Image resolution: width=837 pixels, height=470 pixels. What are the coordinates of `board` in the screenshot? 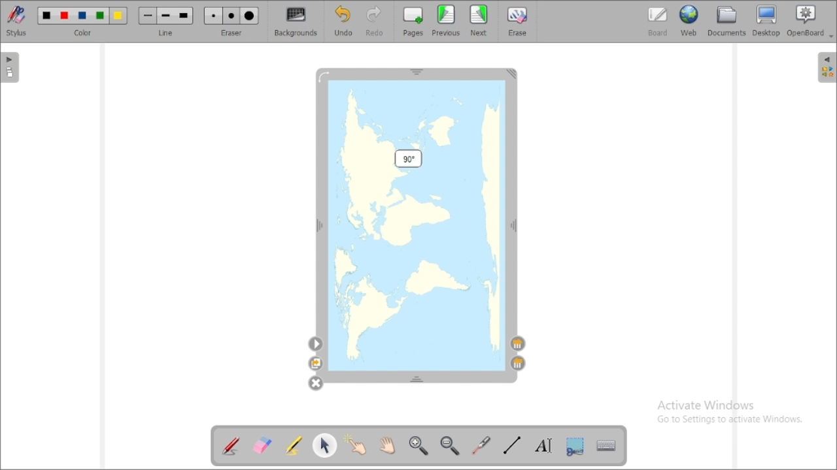 It's located at (658, 22).